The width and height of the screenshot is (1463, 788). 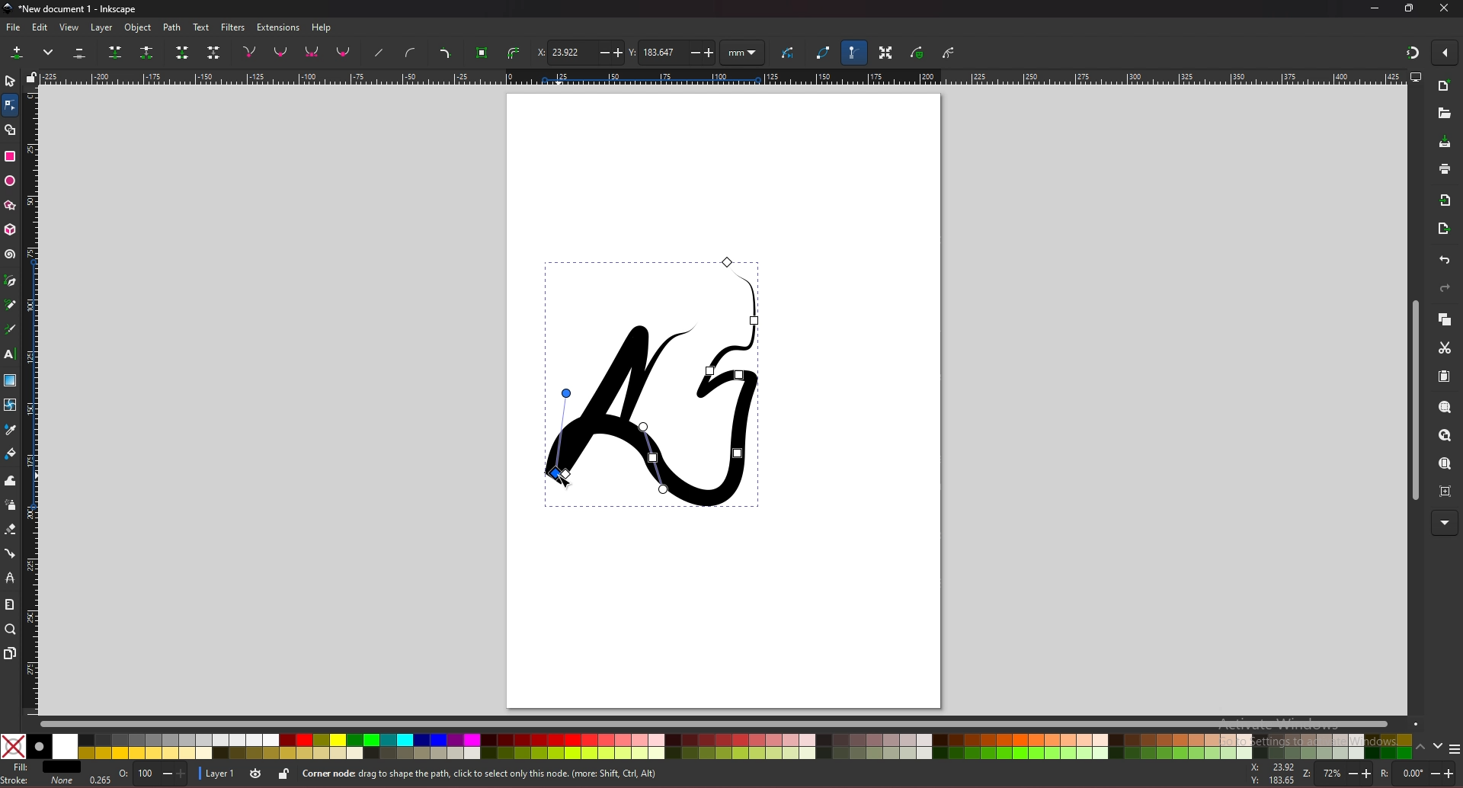 I want to click on snapping, so click(x=1413, y=53).